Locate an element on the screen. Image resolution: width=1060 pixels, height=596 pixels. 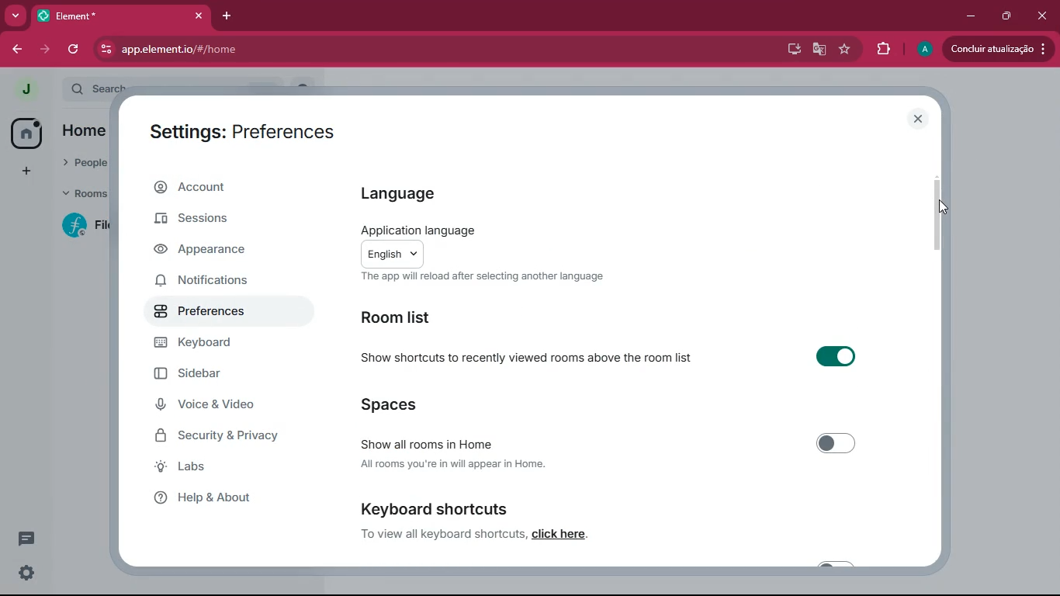
mouse down is located at coordinates (944, 207).